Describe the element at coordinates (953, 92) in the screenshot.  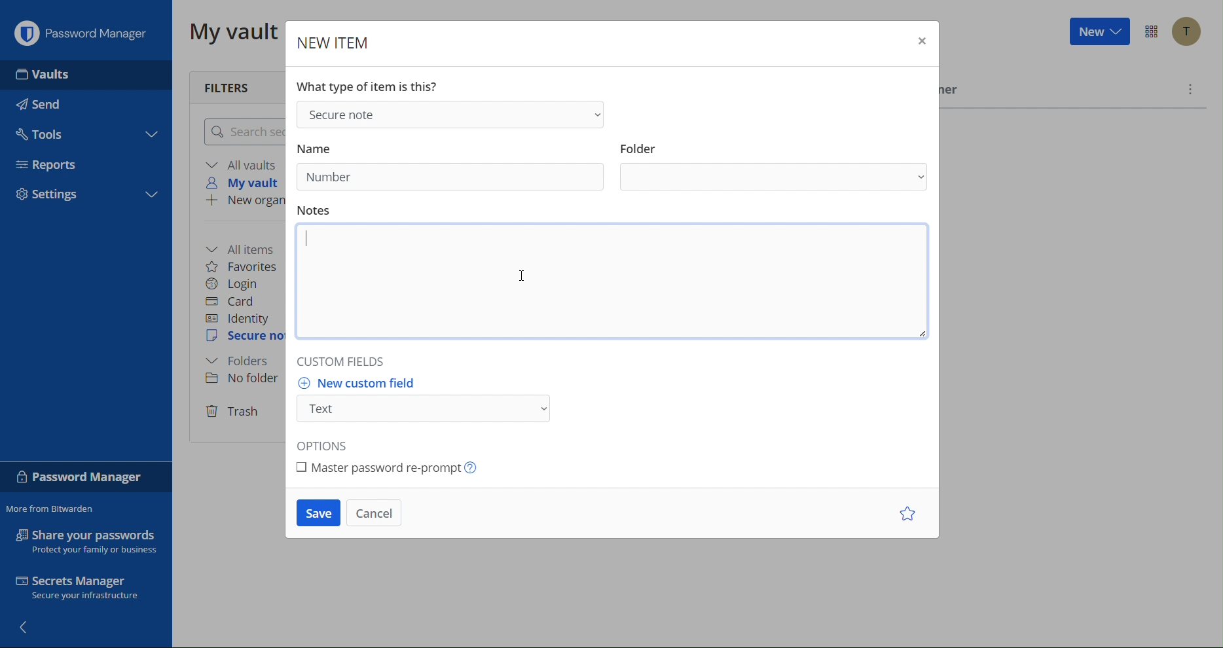
I see `Owner` at that location.